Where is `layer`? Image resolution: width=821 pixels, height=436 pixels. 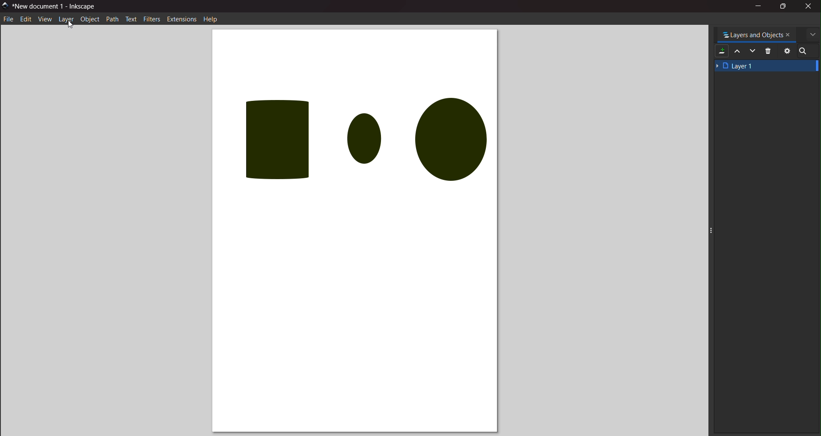 layer is located at coordinates (66, 19).